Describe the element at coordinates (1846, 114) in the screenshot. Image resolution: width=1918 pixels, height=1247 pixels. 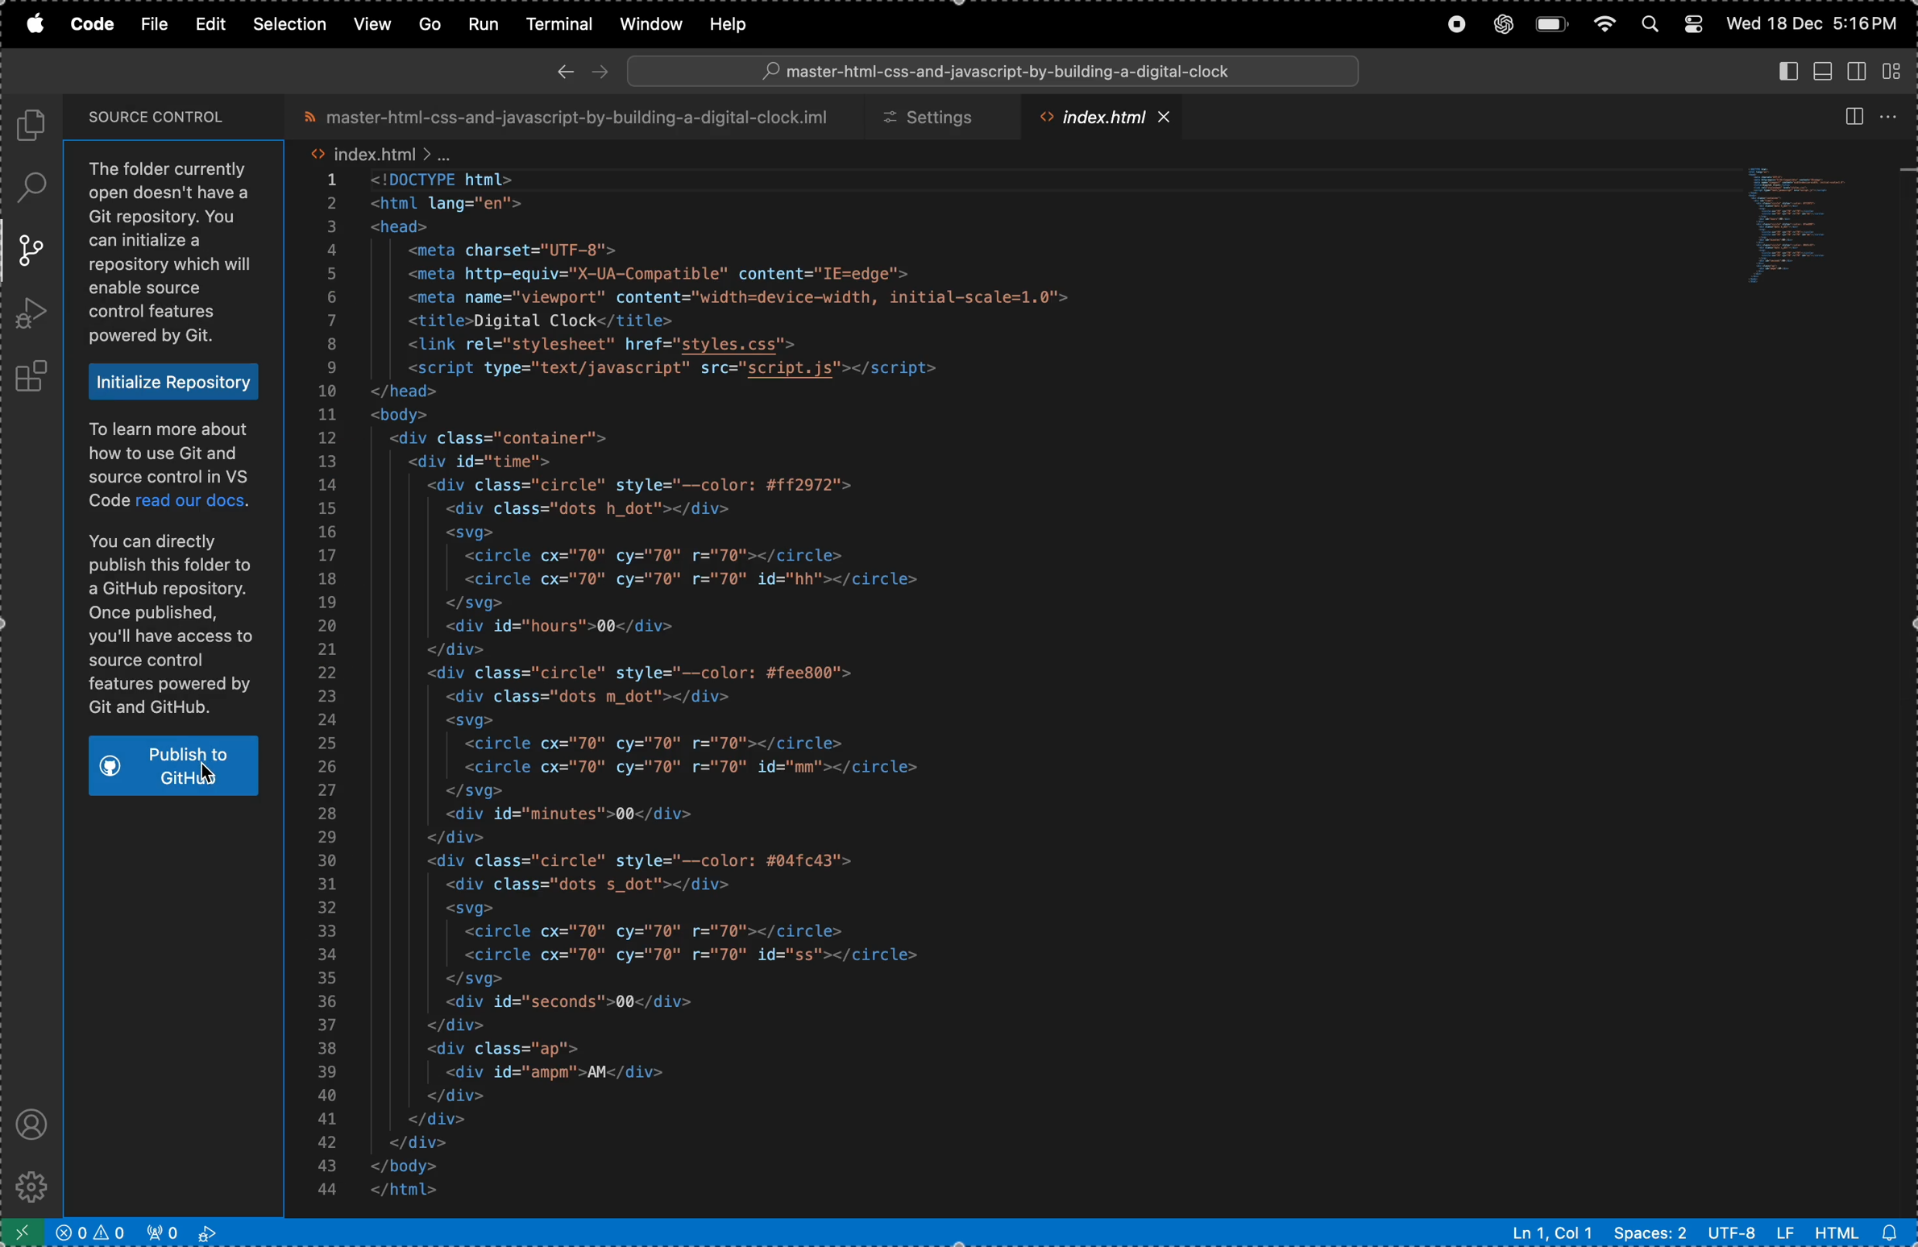
I see `split editor` at that location.